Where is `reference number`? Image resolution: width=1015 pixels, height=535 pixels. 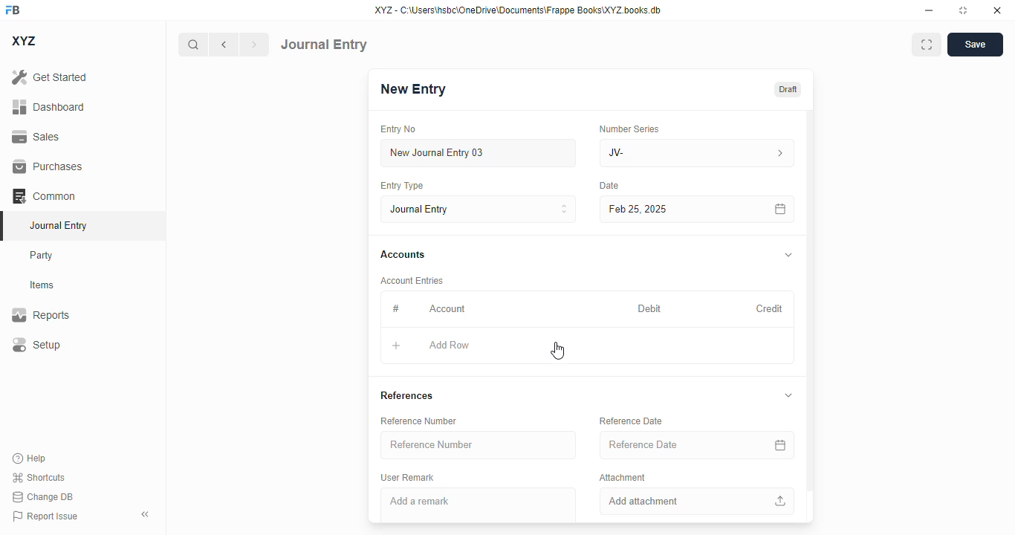
reference number is located at coordinates (478, 444).